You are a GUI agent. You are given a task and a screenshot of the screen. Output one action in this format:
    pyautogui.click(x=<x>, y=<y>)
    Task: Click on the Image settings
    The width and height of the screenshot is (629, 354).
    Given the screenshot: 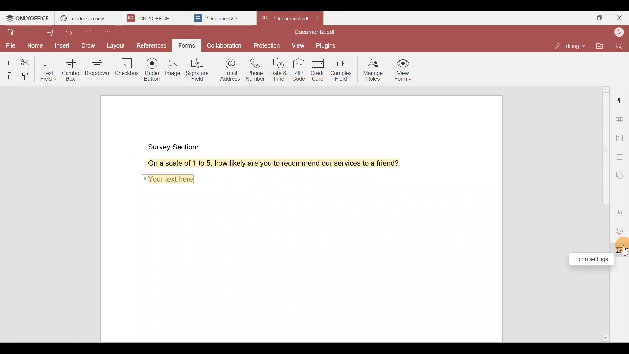 What is the action you would take?
    pyautogui.click(x=622, y=139)
    